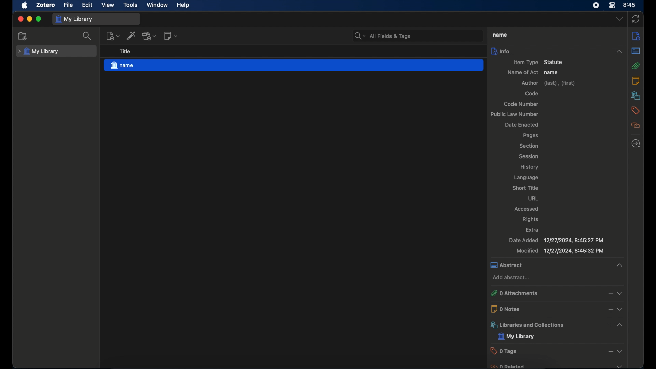 Image resolution: width=656 pixels, height=369 pixels. Describe the element at coordinates (74, 19) in the screenshot. I see `my library` at that location.